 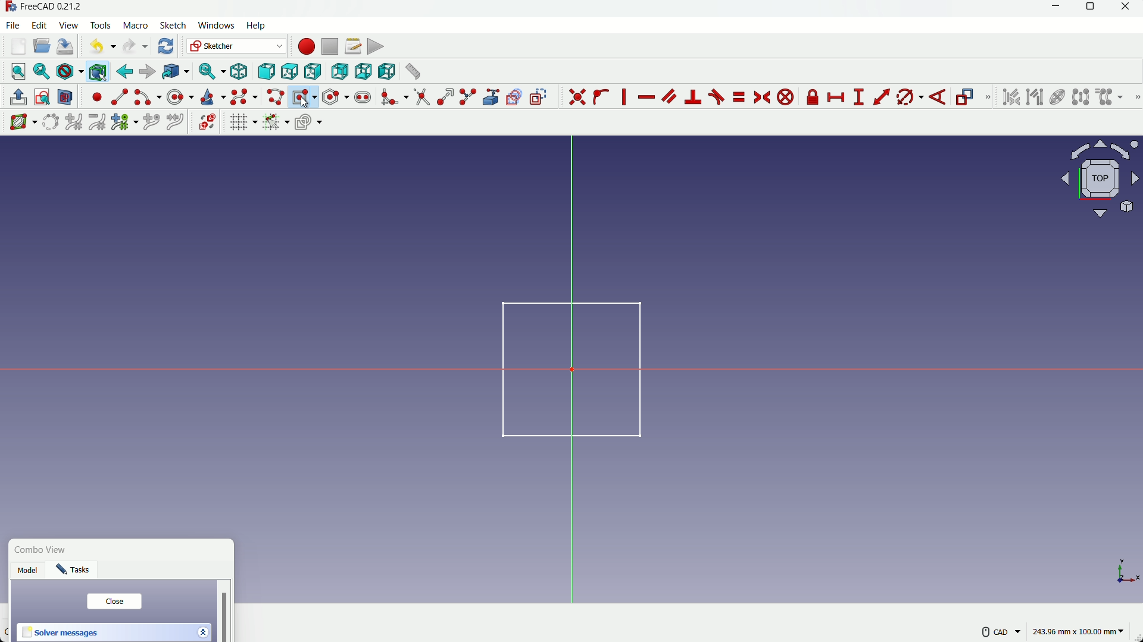 I want to click on create point, so click(x=97, y=97).